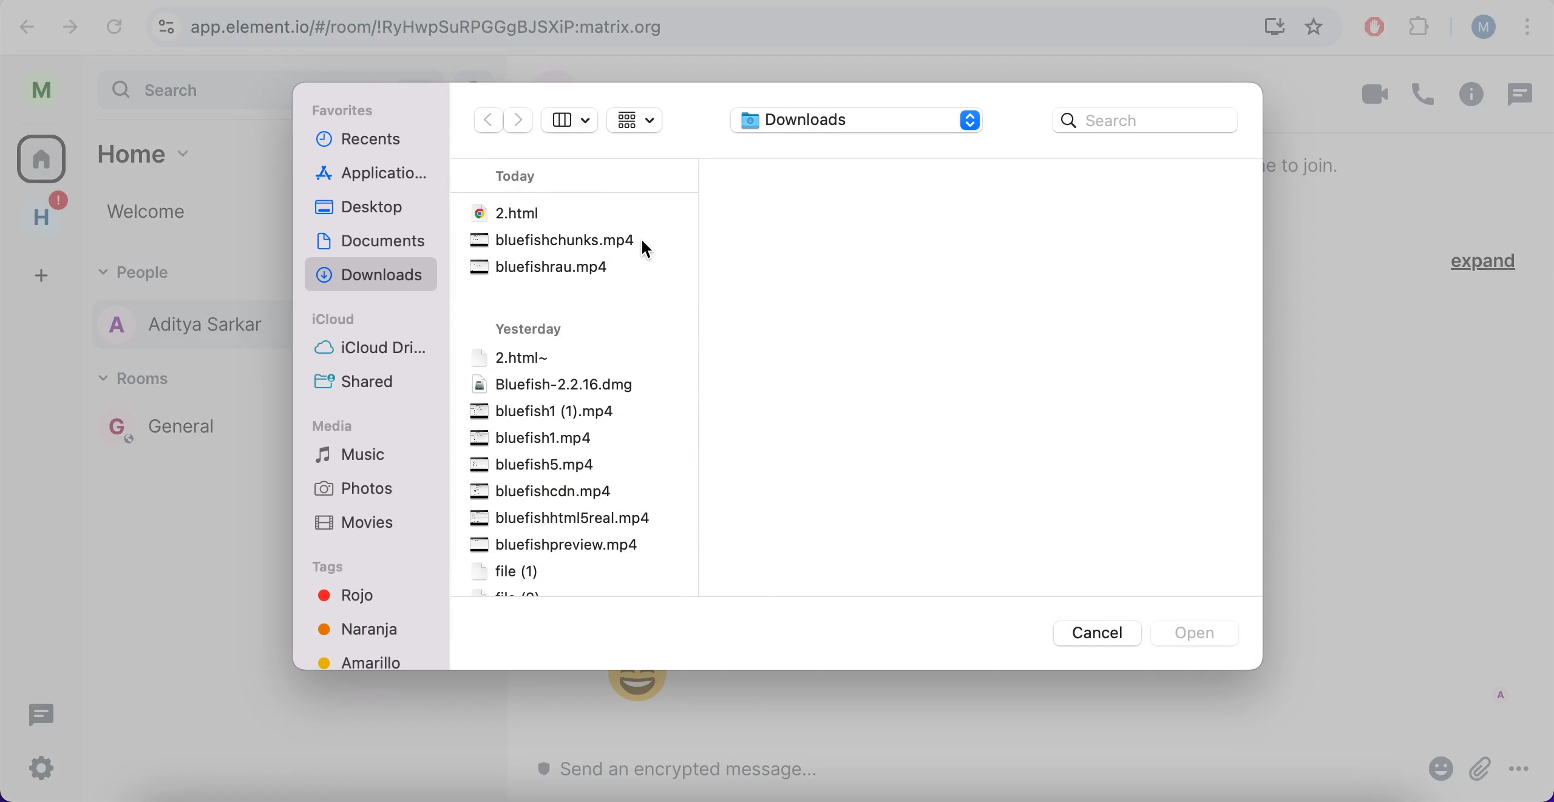 Image resolution: width=1554 pixels, height=802 pixels. Describe the element at coordinates (487, 124) in the screenshot. I see `backwards` at that location.